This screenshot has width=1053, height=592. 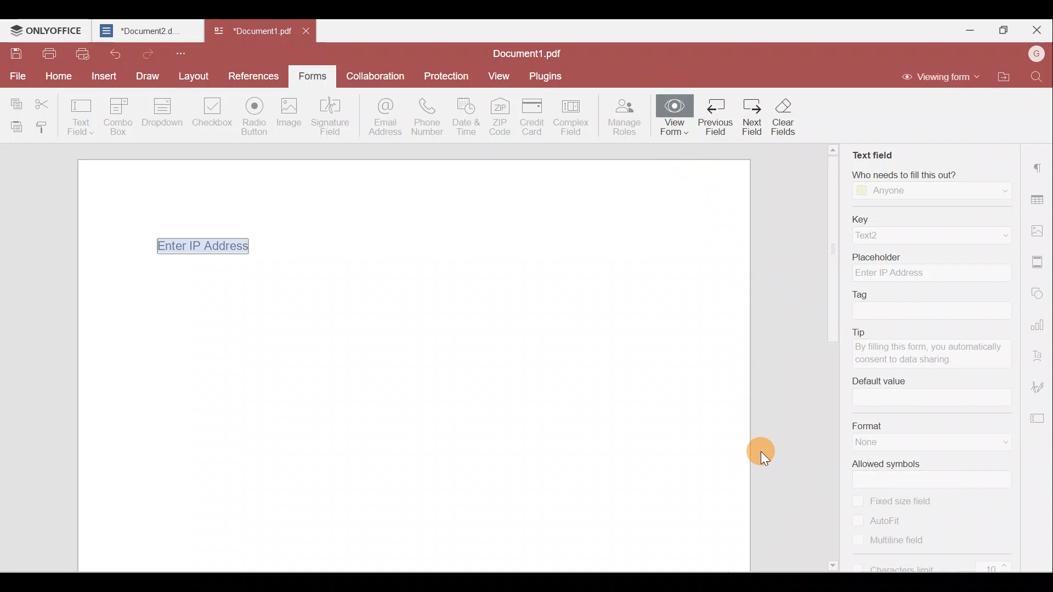 I want to click on checkbox, so click(x=859, y=540).